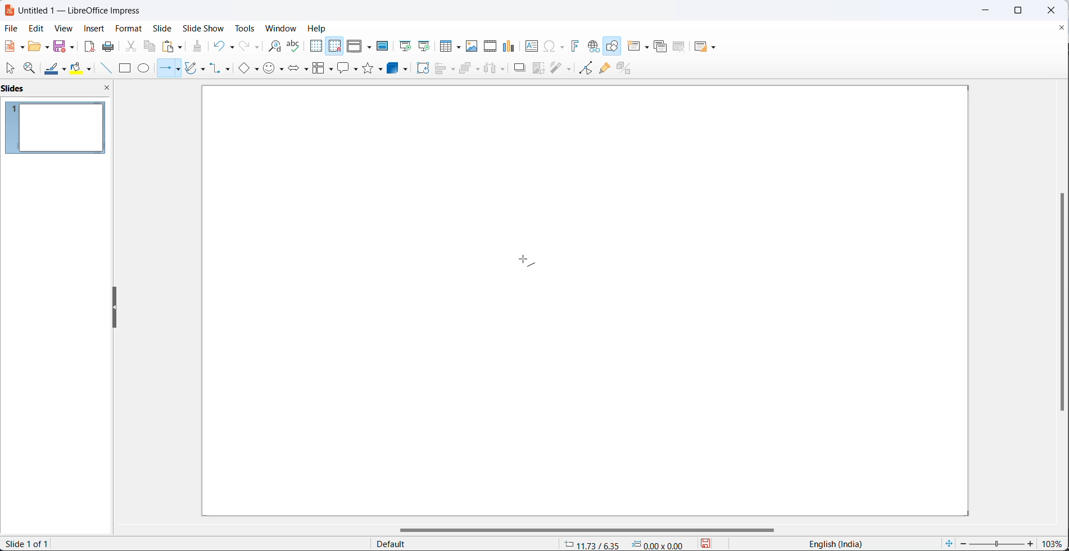 The width and height of the screenshot is (1069, 551). What do you see at coordinates (346, 68) in the screenshot?
I see `callout shapes` at bounding box center [346, 68].